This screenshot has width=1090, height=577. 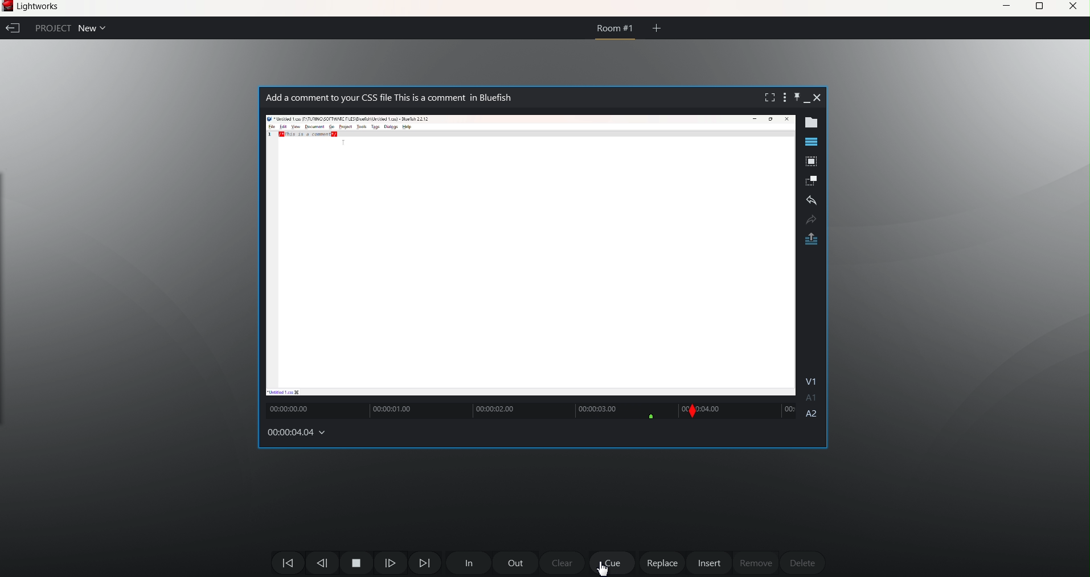 I want to click on show metadata, so click(x=815, y=123).